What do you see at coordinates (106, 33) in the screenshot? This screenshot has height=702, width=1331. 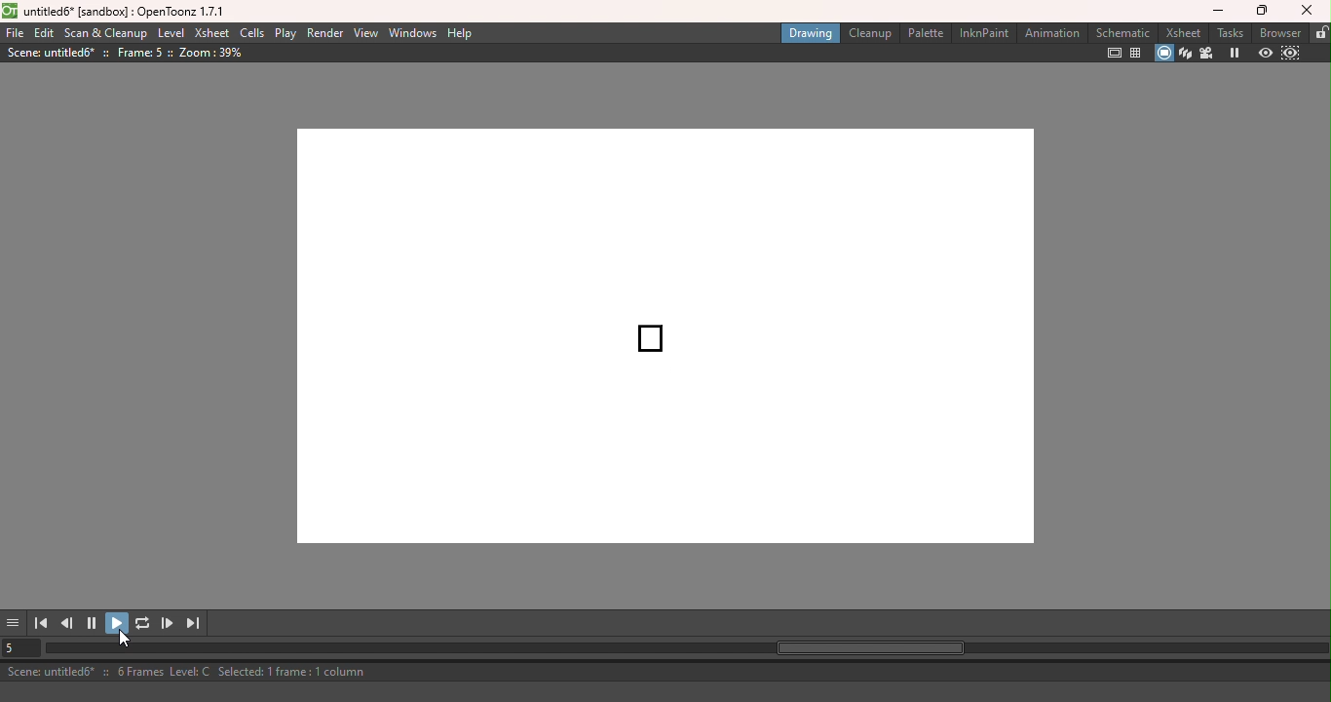 I see `Scan & Cleanup` at bounding box center [106, 33].